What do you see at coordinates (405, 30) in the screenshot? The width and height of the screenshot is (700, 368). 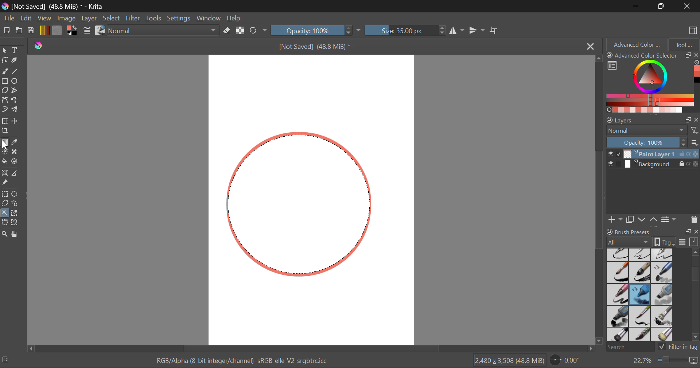 I see `Size : 35px` at bounding box center [405, 30].